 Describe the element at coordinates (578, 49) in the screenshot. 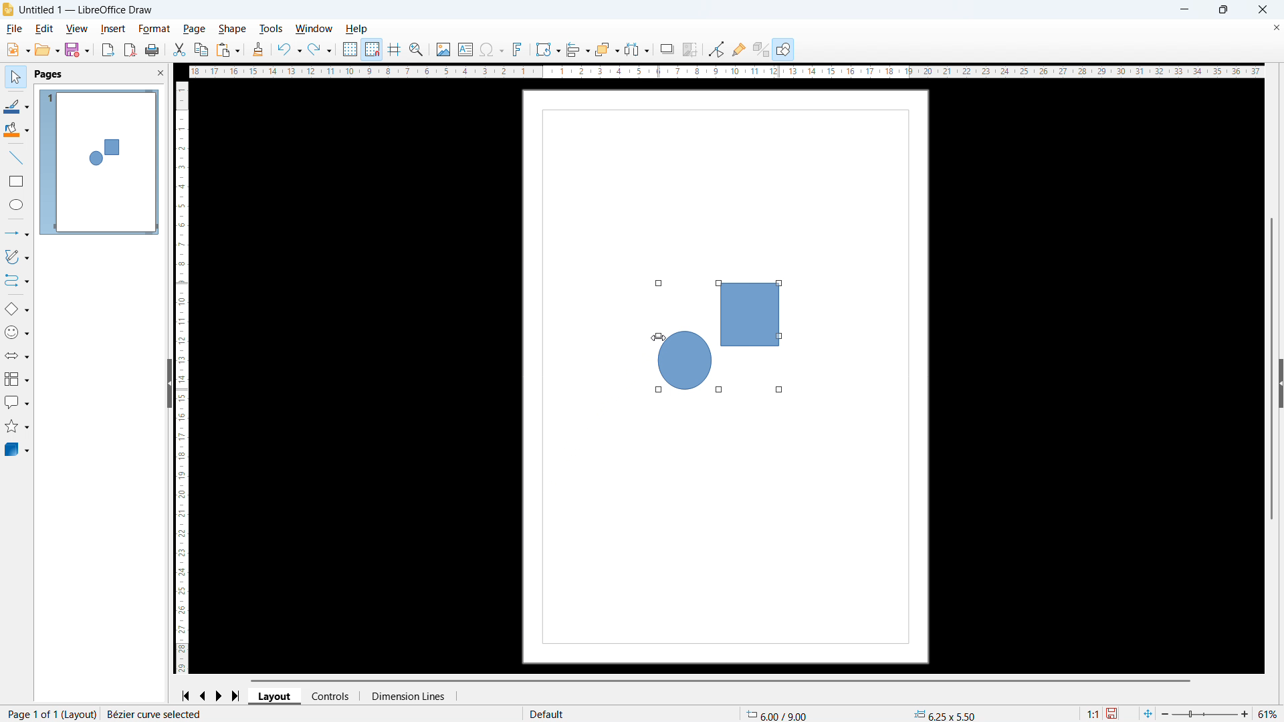

I see `align ` at that location.